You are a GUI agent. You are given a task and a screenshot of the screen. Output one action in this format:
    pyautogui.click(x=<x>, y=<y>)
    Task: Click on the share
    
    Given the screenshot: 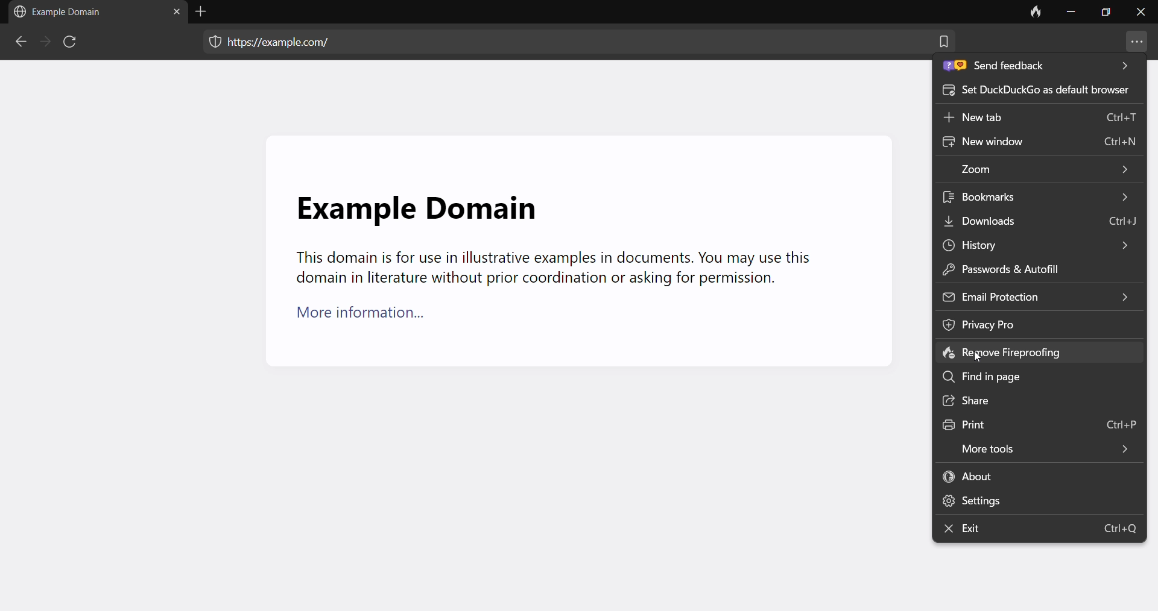 What is the action you would take?
    pyautogui.click(x=1038, y=400)
    